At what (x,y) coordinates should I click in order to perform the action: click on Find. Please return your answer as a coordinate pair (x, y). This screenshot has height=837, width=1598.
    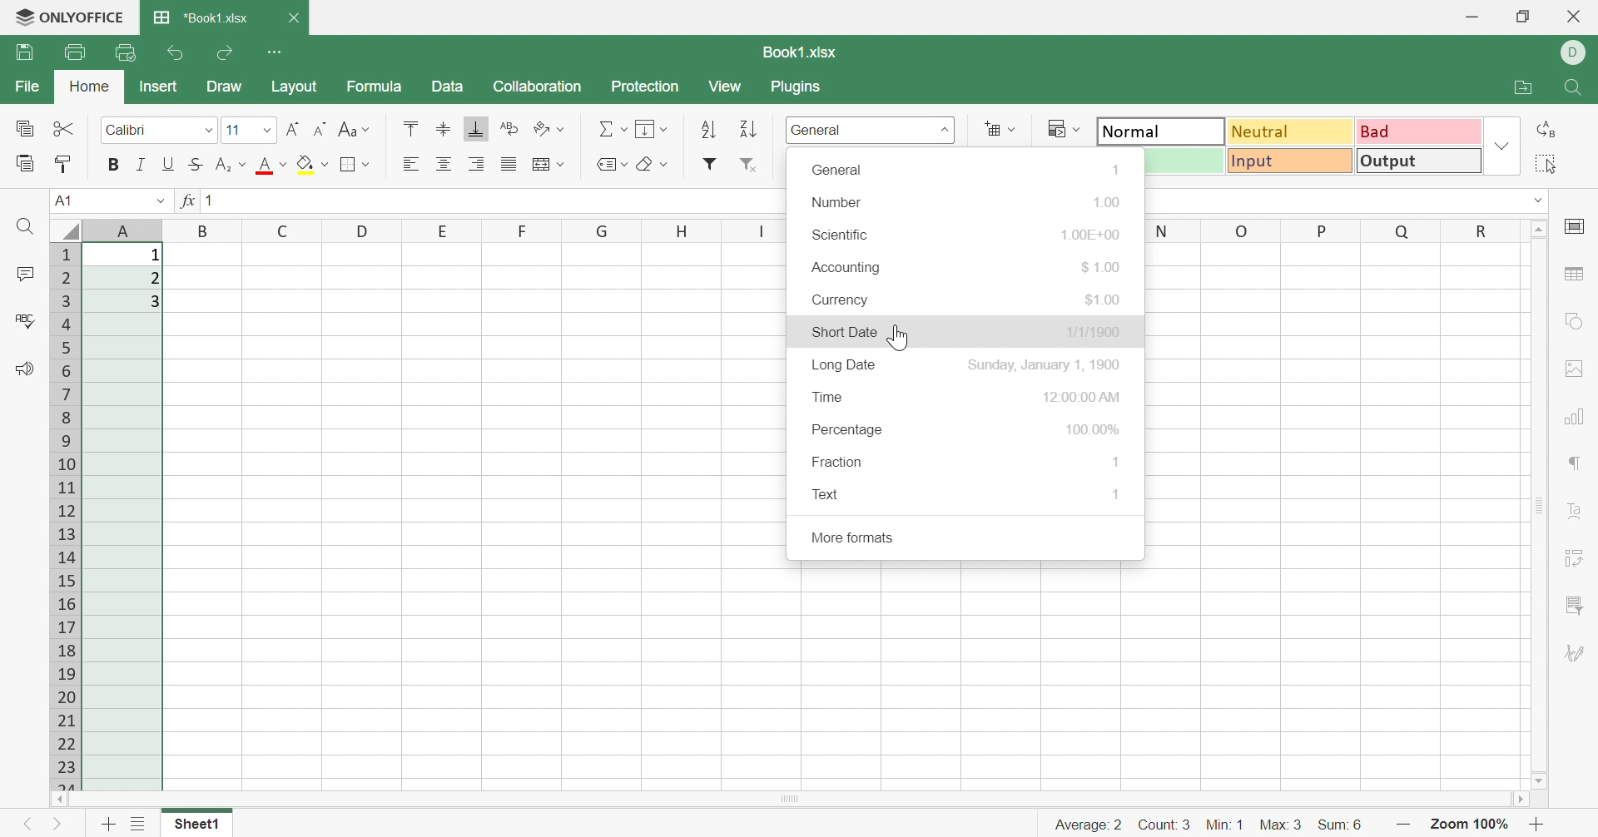
    Looking at the image, I should click on (23, 227).